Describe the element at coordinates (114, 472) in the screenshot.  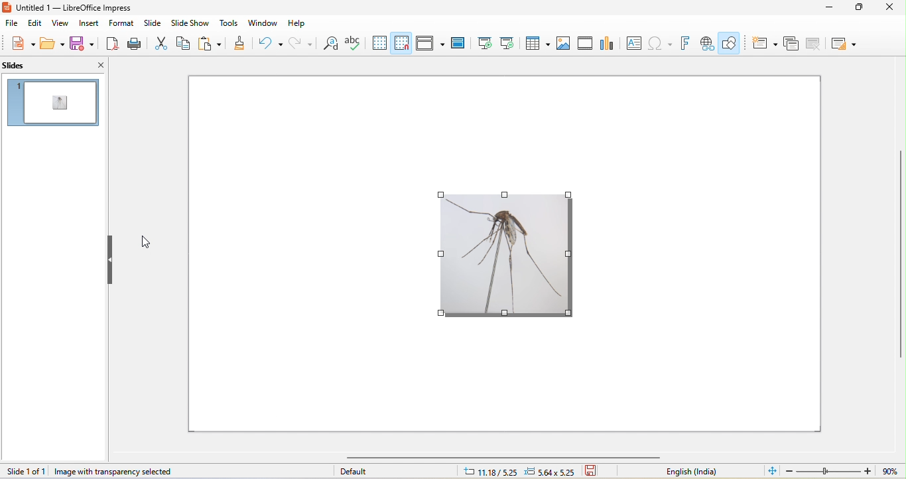
I see `image with transparency selected` at that location.